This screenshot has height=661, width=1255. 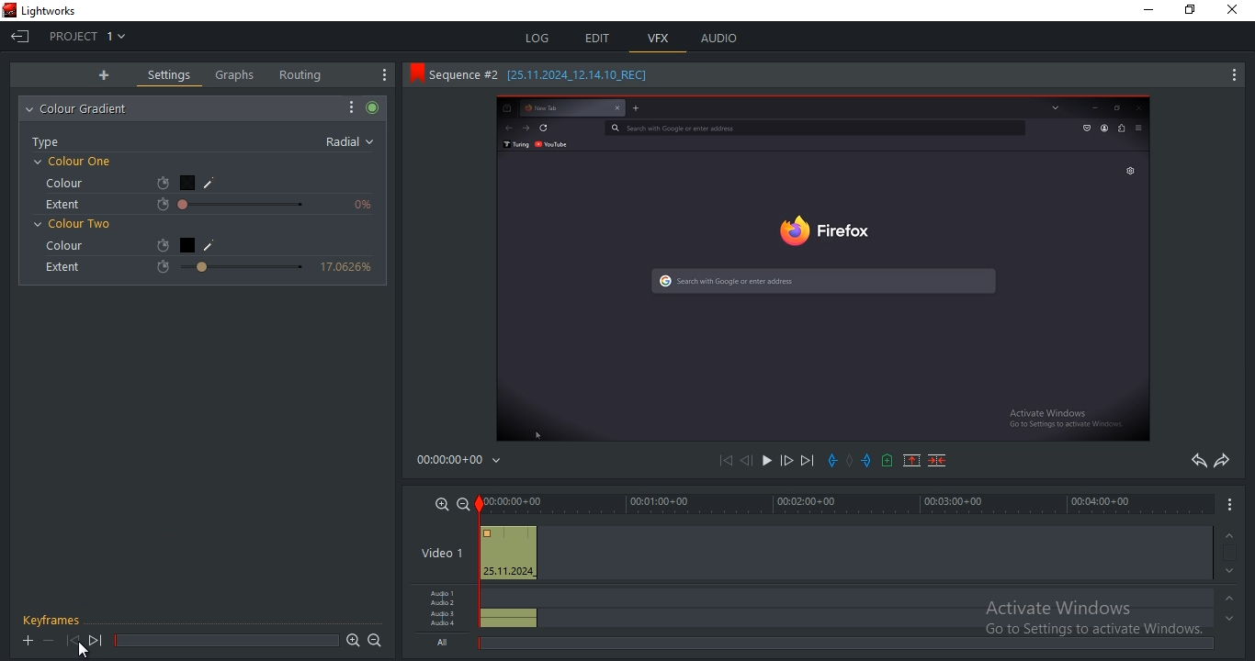 What do you see at coordinates (73, 641) in the screenshot?
I see `` at bounding box center [73, 641].